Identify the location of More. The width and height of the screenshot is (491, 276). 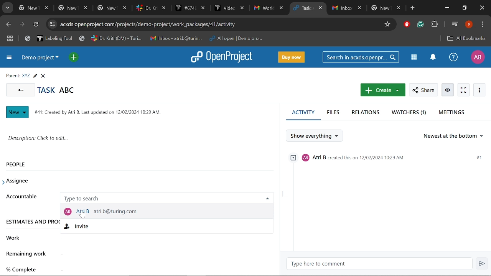
(479, 89).